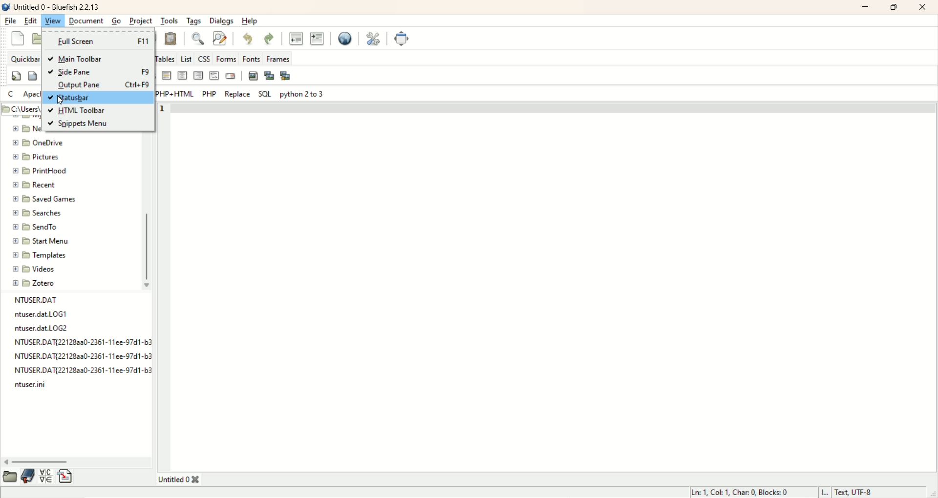 The image size is (938, 498). I want to click on body, so click(32, 76).